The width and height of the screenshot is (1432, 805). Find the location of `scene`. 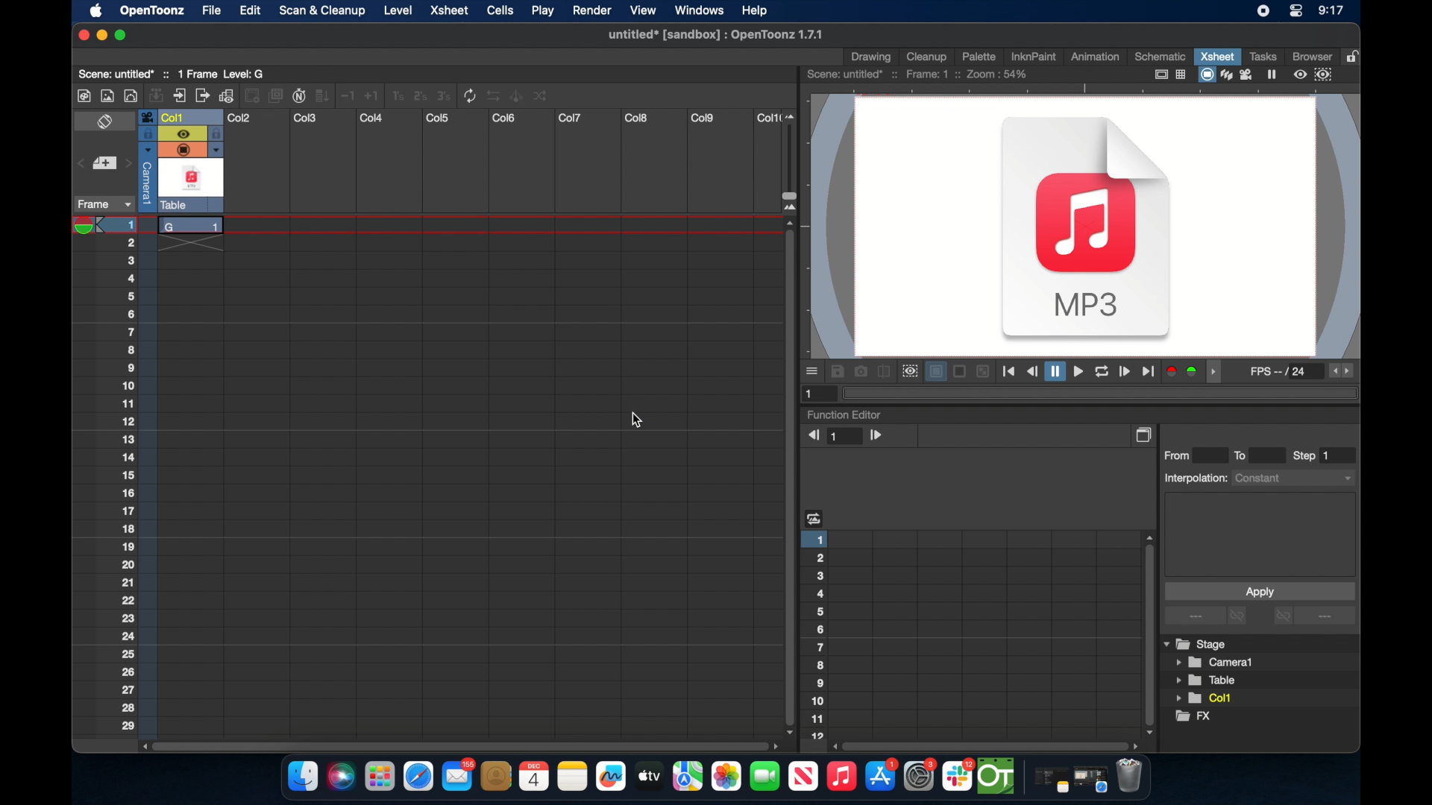

scene is located at coordinates (178, 73).